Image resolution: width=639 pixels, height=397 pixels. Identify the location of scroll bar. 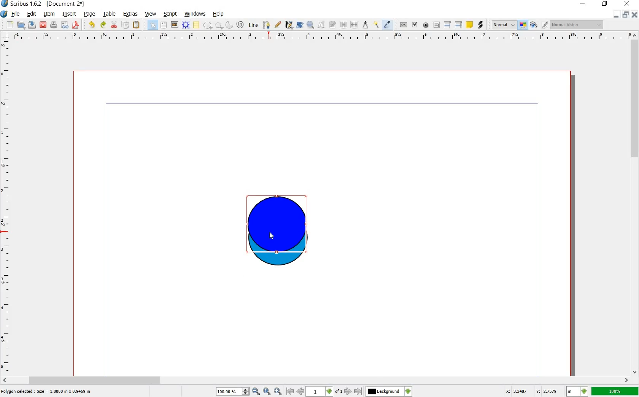
(316, 380).